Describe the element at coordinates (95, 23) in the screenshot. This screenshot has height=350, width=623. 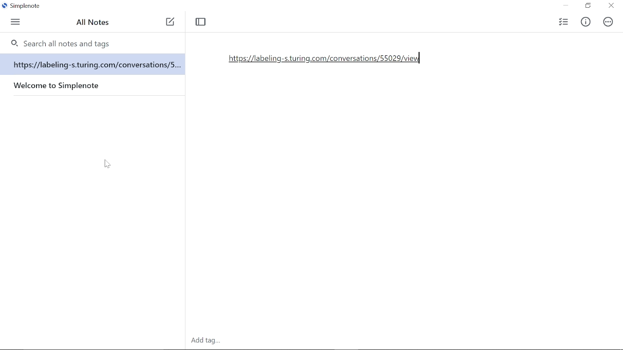
I see `All Notes` at that location.